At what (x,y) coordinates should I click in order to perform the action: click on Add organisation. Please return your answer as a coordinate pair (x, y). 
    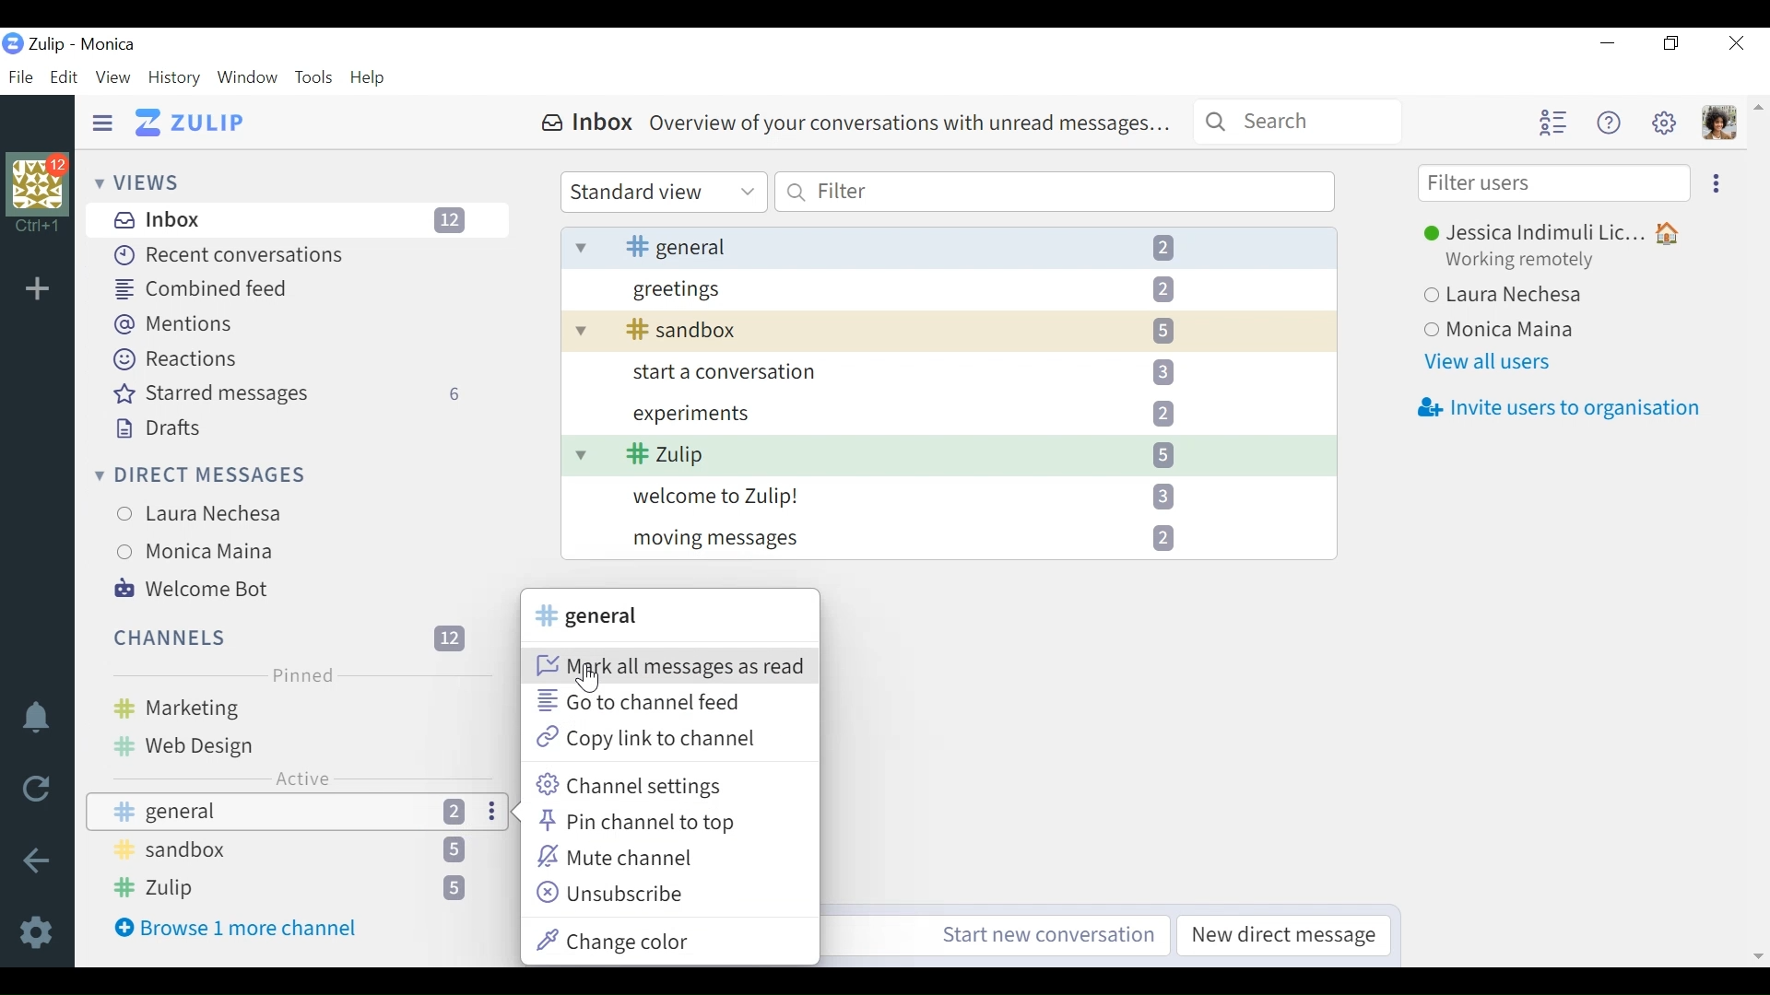
    Looking at the image, I should click on (41, 290).